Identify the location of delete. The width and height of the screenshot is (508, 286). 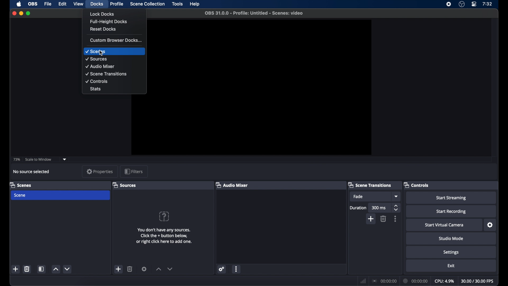
(27, 269).